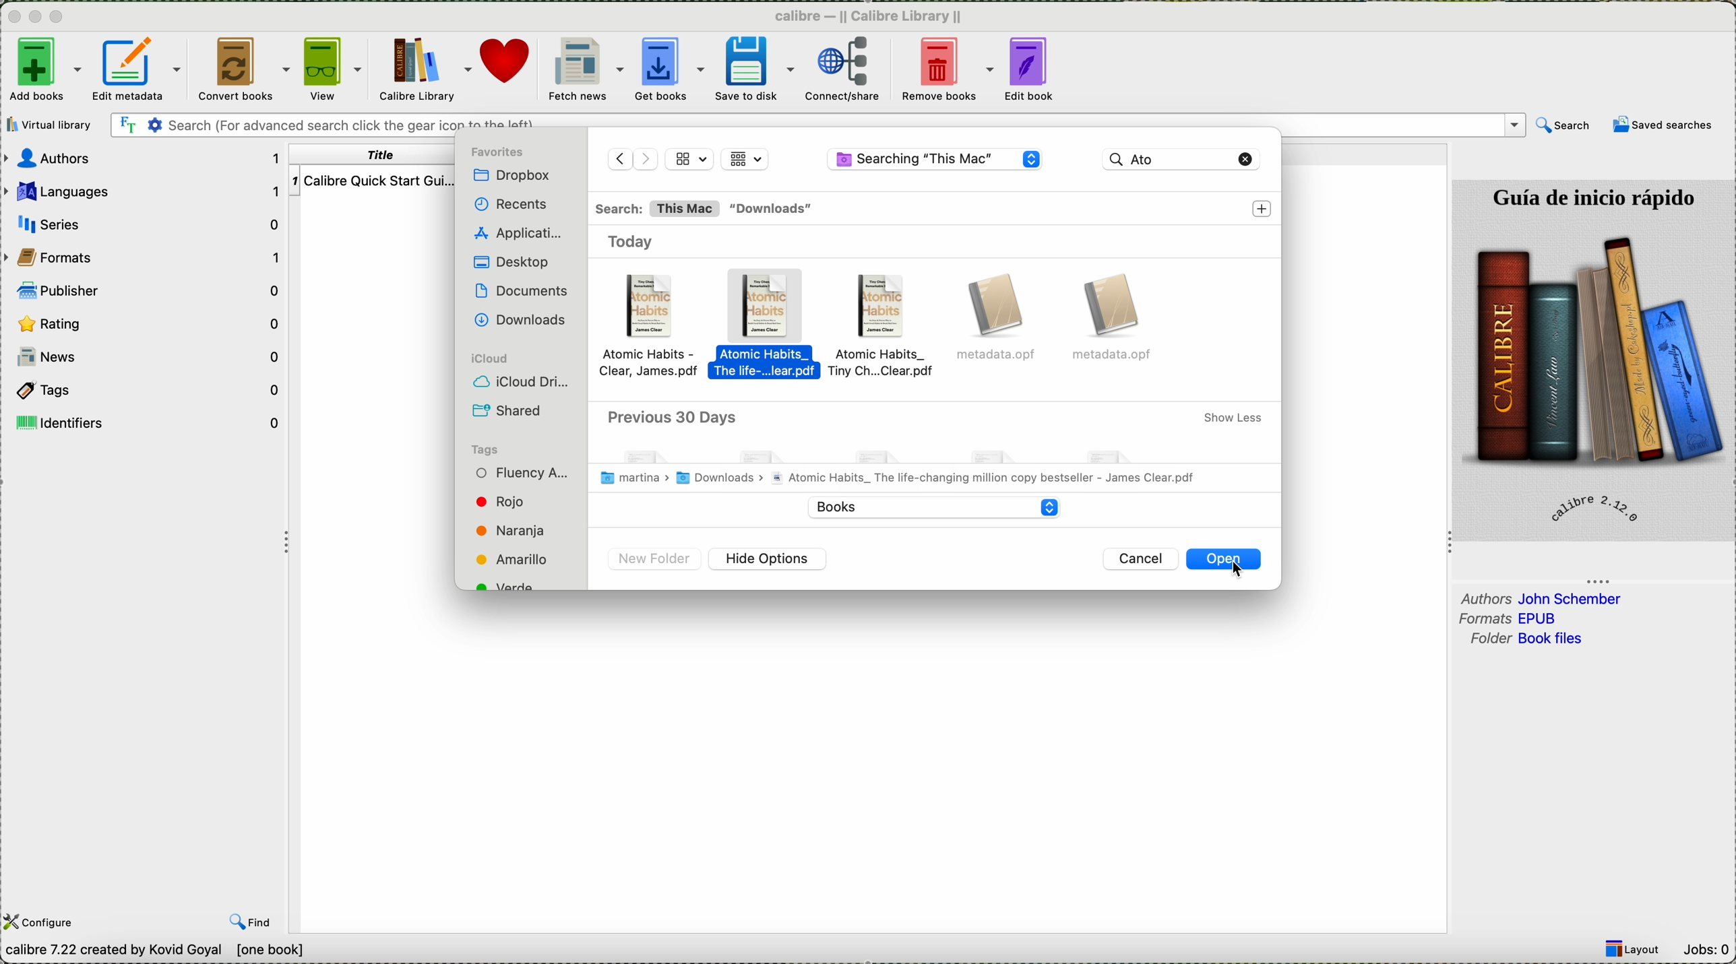 Image resolution: width=1736 pixels, height=964 pixels. Describe the element at coordinates (935, 448) in the screenshot. I see `disable files` at that location.